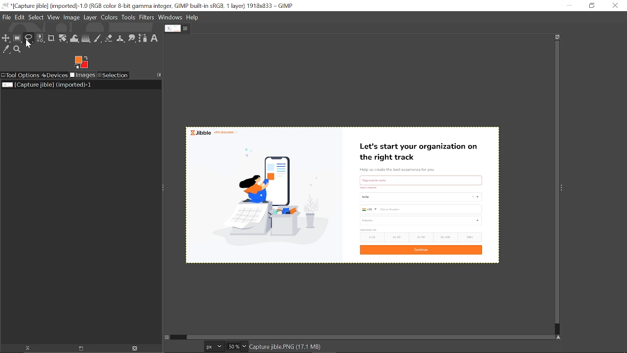  What do you see at coordinates (232, 346) in the screenshot?
I see `Current zoom` at bounding box center [232, 346].